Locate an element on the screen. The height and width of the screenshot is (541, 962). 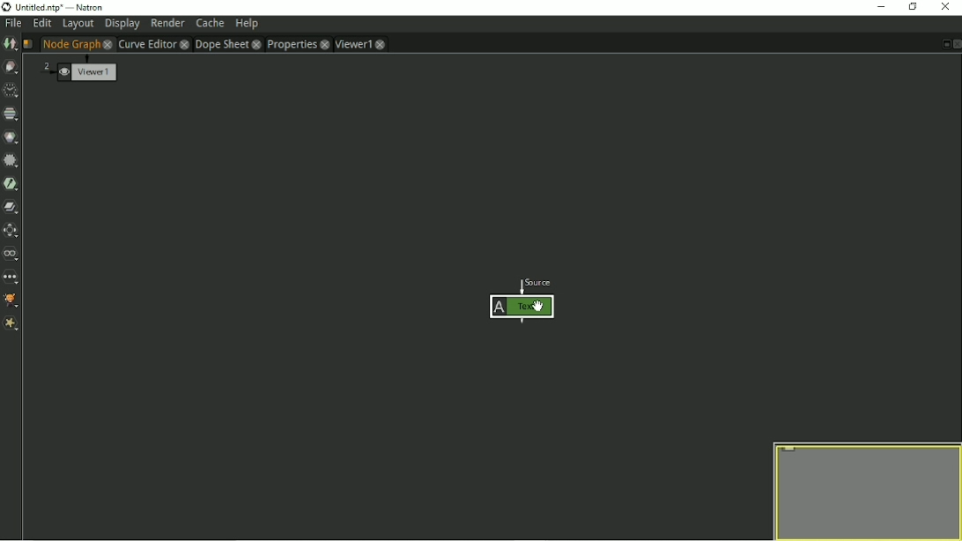
Viewer1 is located at coordinates (78, 70).